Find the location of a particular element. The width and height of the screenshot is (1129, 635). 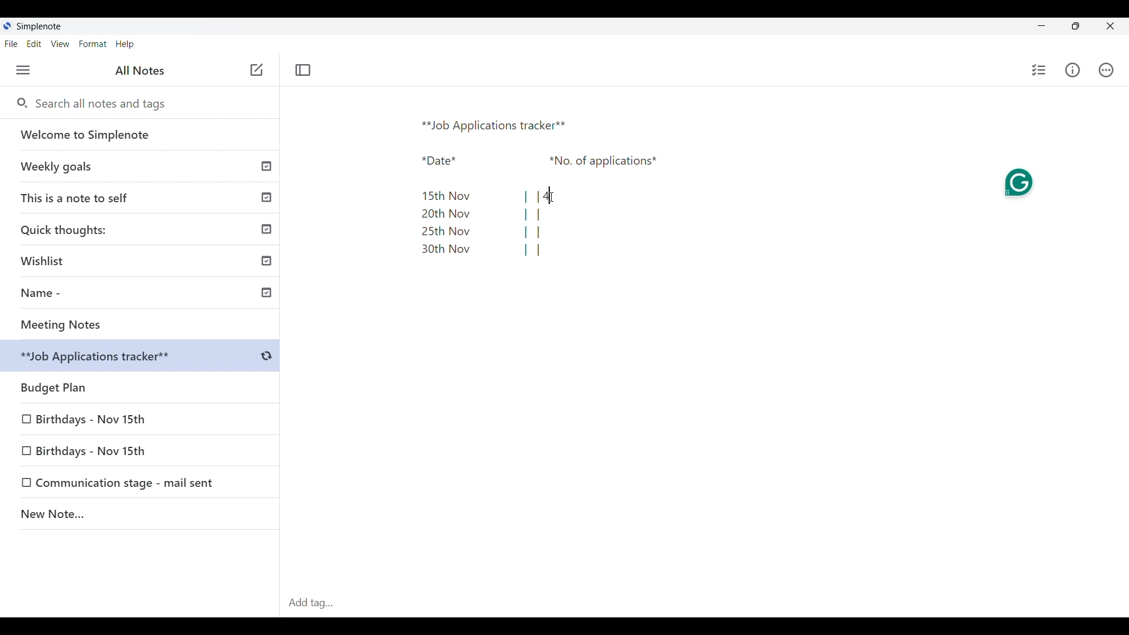

Meeting Notes is located at coordinates (144, 325).